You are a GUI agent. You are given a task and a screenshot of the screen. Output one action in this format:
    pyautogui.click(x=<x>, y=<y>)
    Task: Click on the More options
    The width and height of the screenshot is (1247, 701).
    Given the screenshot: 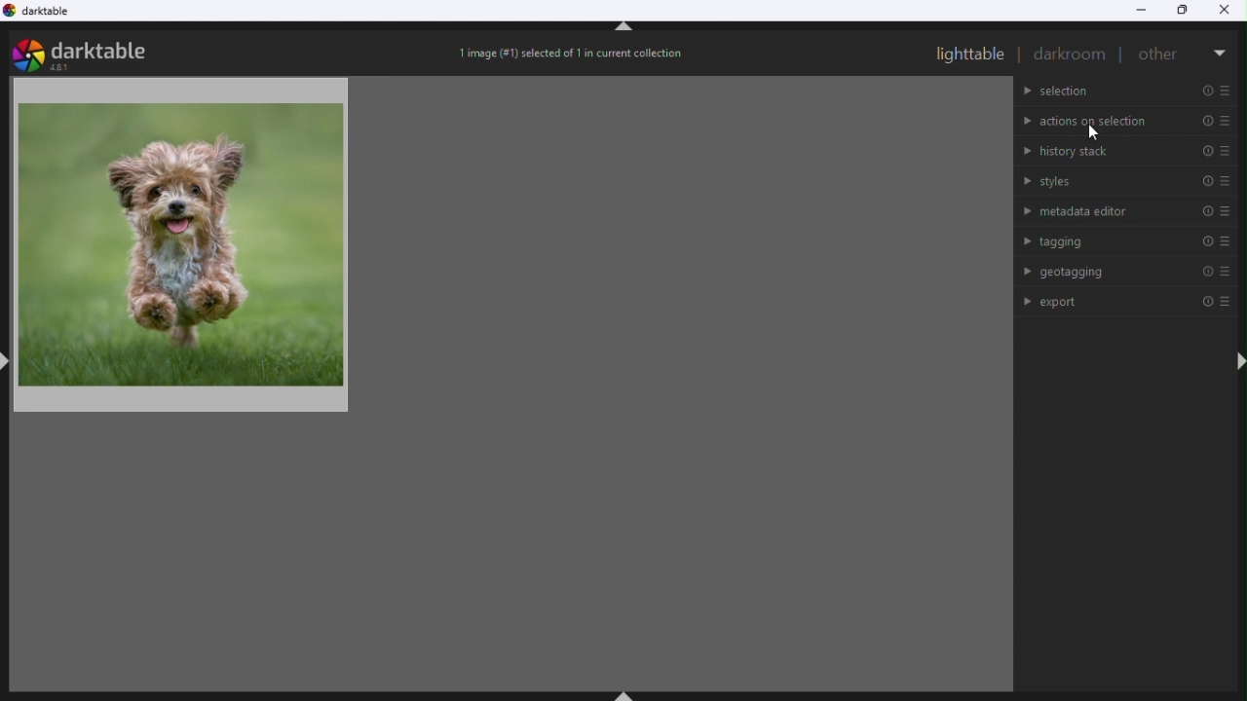 What is the action you would take?
    pyautogui.click(x=1221, y=49)
    